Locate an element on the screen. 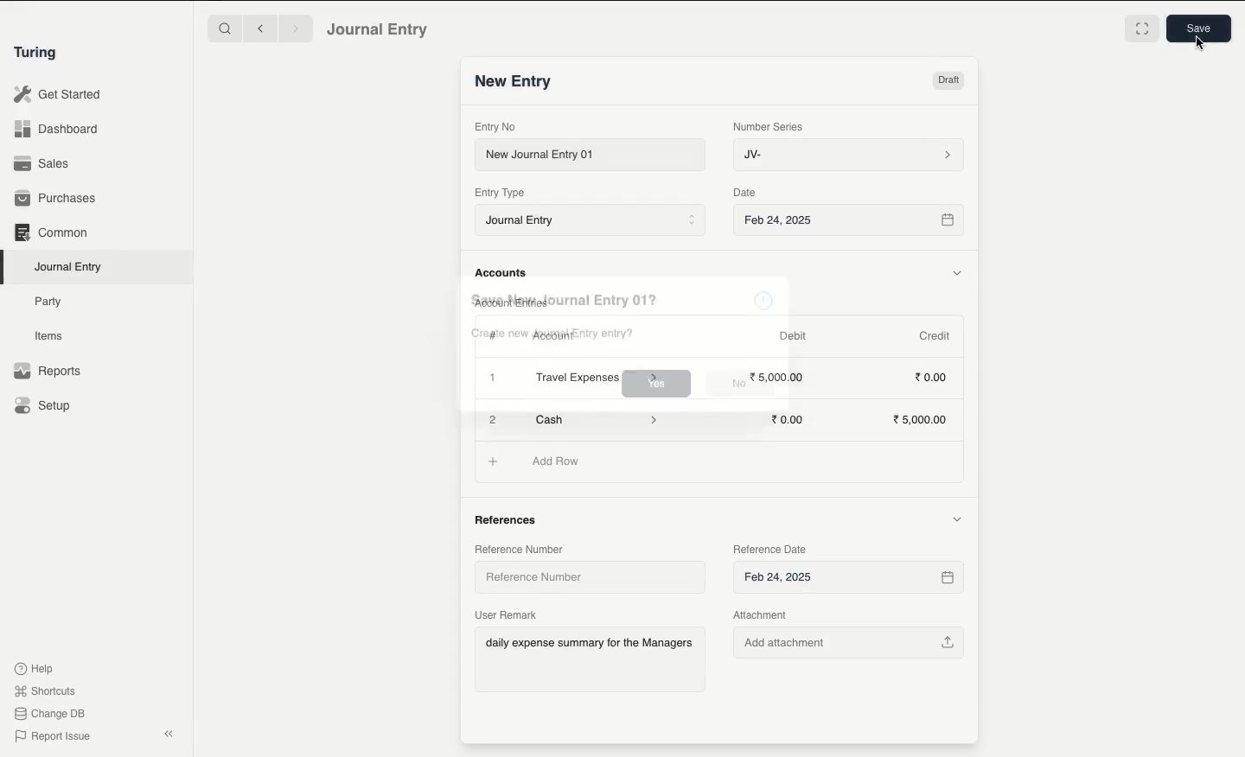 This screenshot has width=1245, height=757. Attachment is located at coordinates (769, 615).